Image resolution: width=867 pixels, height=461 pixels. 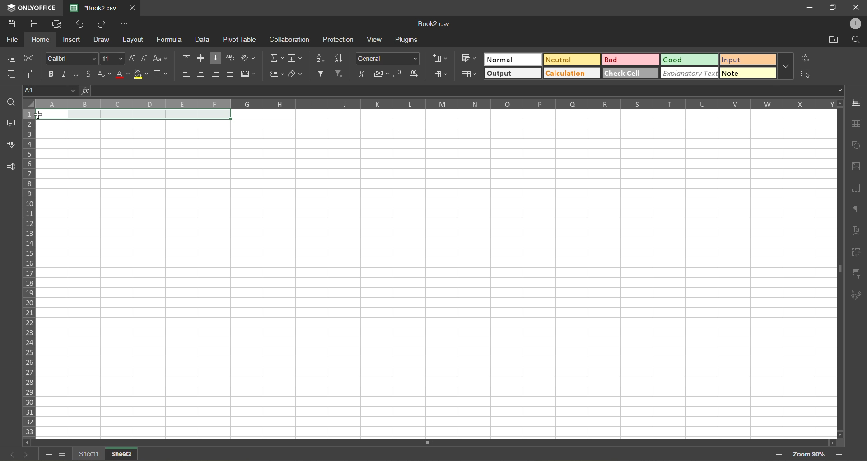 What do you see at coordinates (374, 40) in the screenshot?
I see `view` at bounding box center [374, 40].